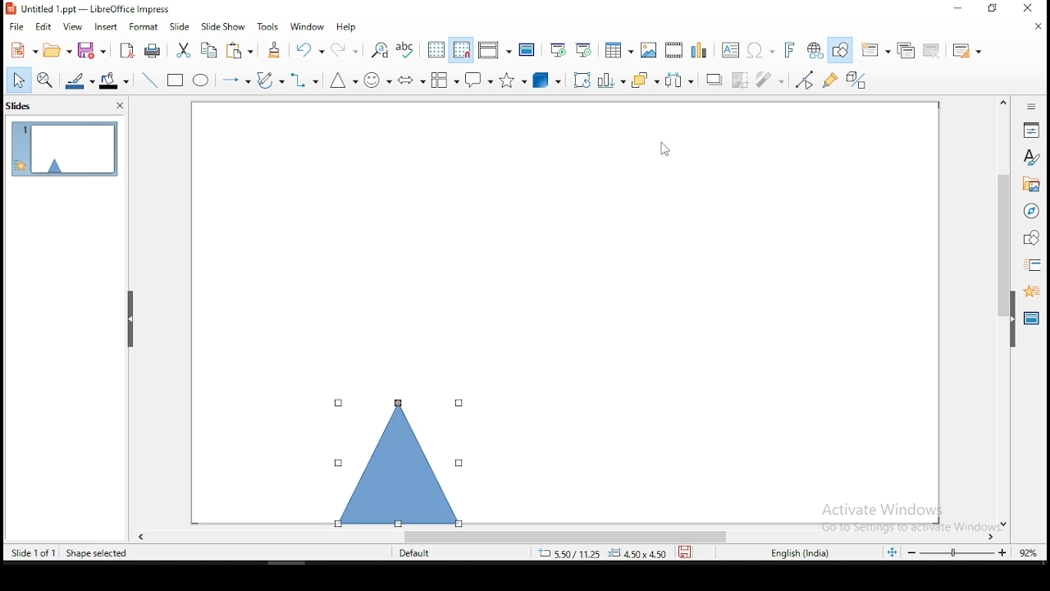 The width and height of the screenshot is (1050, 591). What do you see at coordinates (308, 27) in the screenshot?
I see `window` at bounding box center [308, 27].